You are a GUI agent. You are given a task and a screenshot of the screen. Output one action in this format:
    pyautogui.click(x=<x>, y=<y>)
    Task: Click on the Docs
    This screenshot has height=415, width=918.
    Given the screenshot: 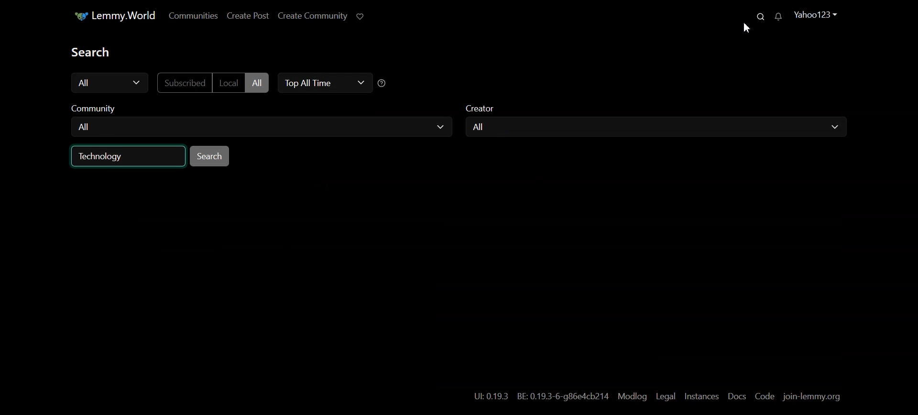 What is the action you would take?
    pyautogui.click(x=736, y=395)
    